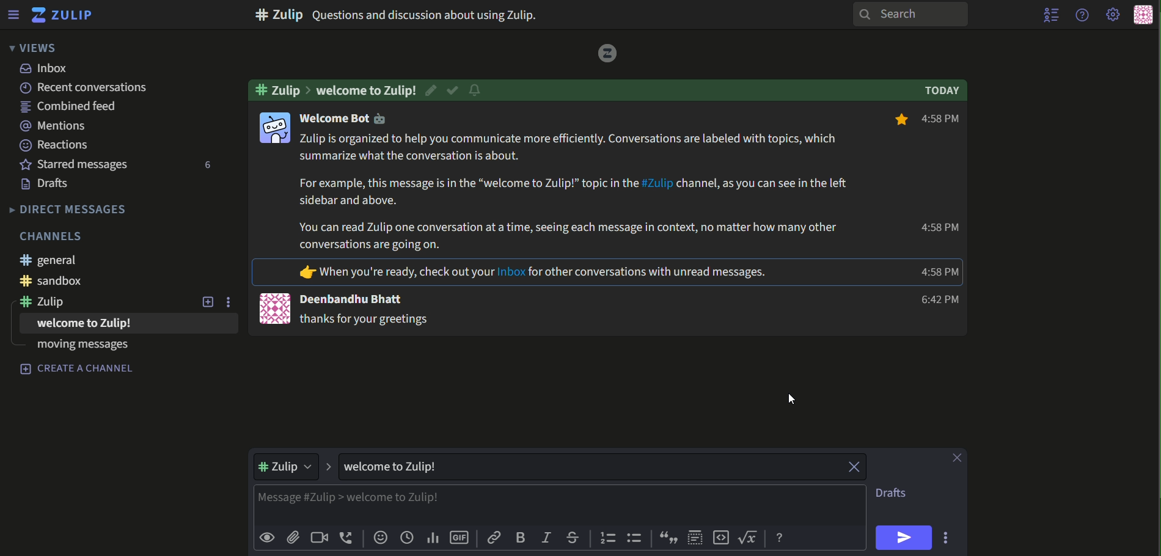 This screenshot has width=1161, height=556. Describe the element at coordinates (69, 209) in the screenshot. I see `text` at that location.